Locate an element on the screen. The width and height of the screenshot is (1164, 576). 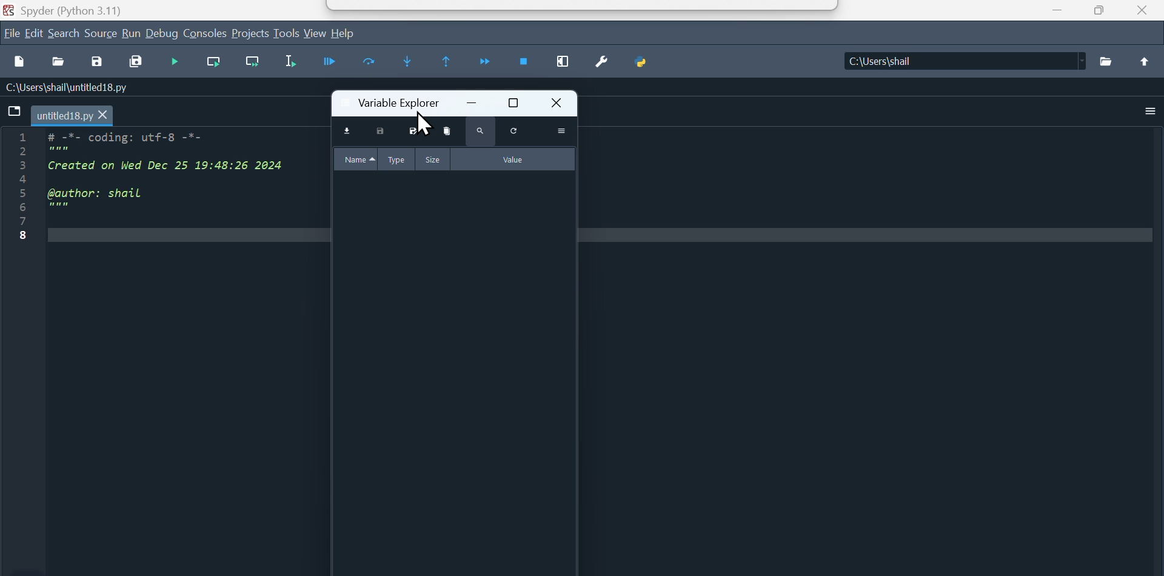
minimize is located at coordinates (472, 104).